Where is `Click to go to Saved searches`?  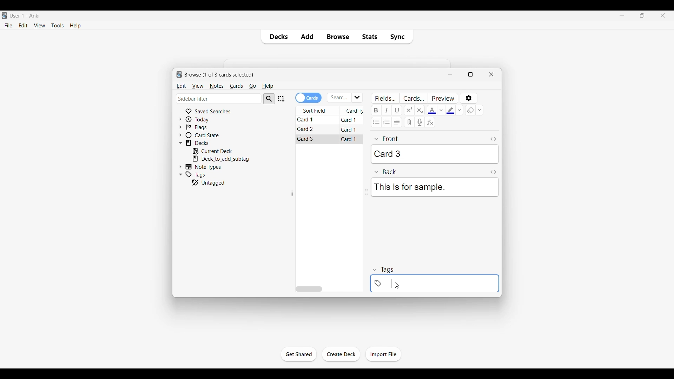 Click to go to Saved searches is located at coordinates (207, 111).